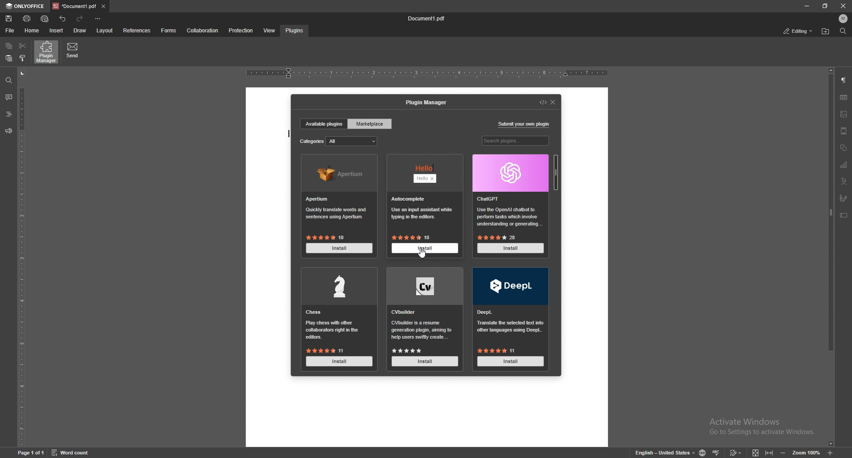 The width and height of the screenshot is (852, 458). What do you see at coordinates (844, 18) in the screenshot?
I see `profile` at bounding box center [844, 18].